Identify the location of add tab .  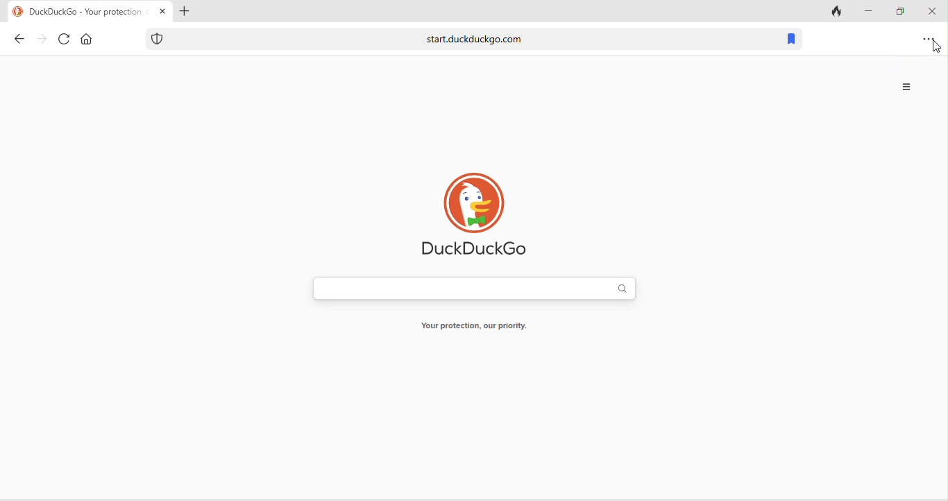
(187, 12).